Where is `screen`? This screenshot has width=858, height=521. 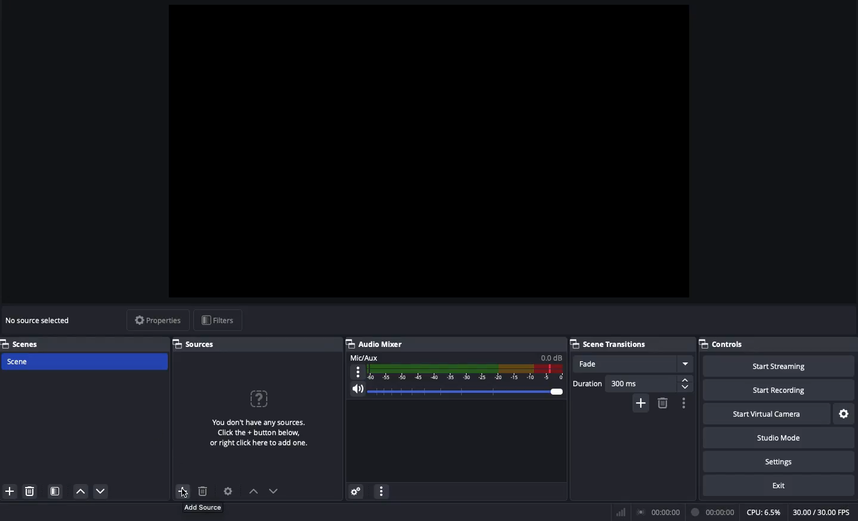
screen is located at coordinates (430, 151).